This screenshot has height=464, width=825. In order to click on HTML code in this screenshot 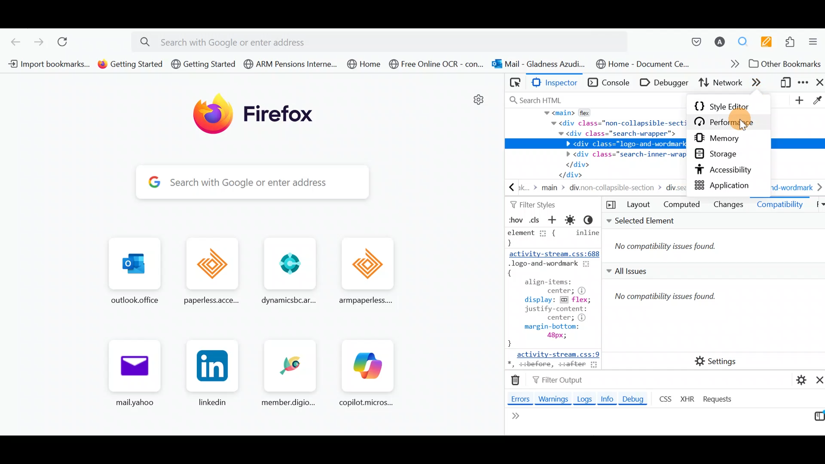, I will do `click(551, 299)`.